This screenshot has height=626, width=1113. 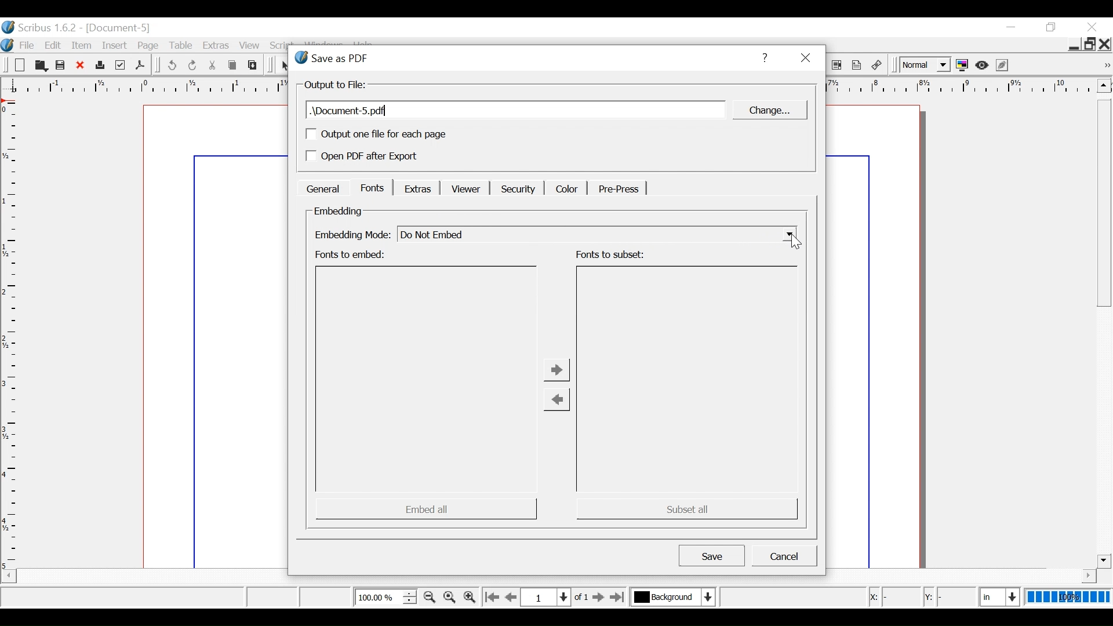 I want to click on link Annotations, so click(x=877, y=65).